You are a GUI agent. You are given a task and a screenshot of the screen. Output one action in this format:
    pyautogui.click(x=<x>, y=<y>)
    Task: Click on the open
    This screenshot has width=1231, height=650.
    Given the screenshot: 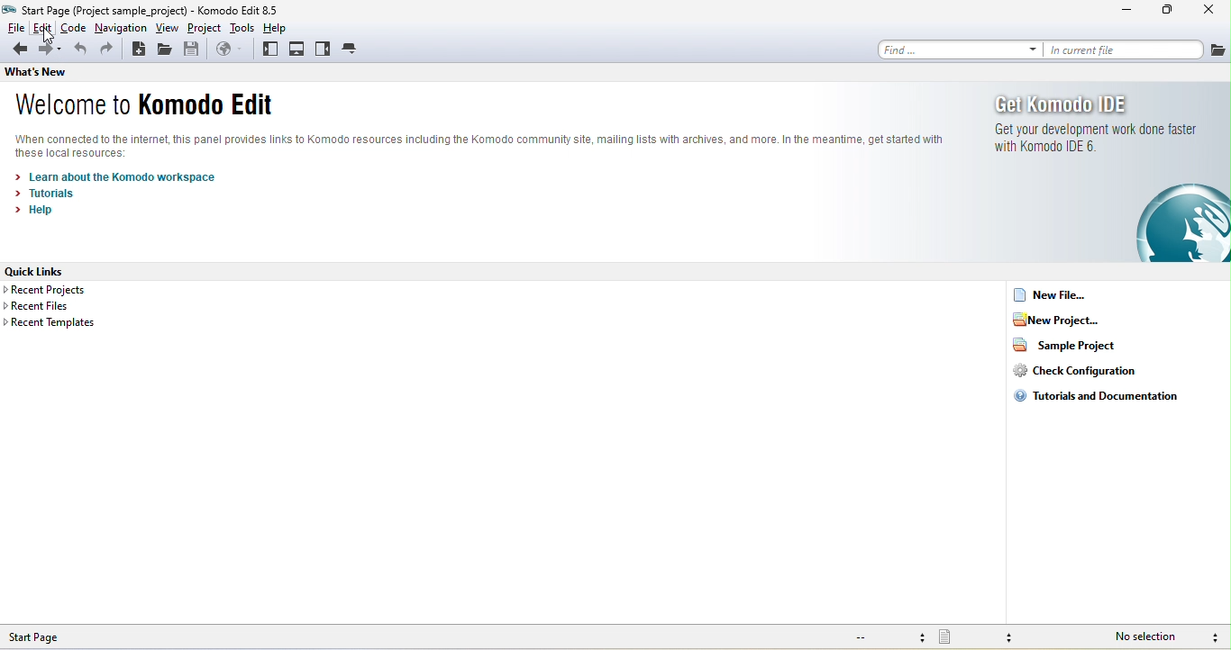 What is the action you would take?
    pyautogui.click(x=165, y=52)
    